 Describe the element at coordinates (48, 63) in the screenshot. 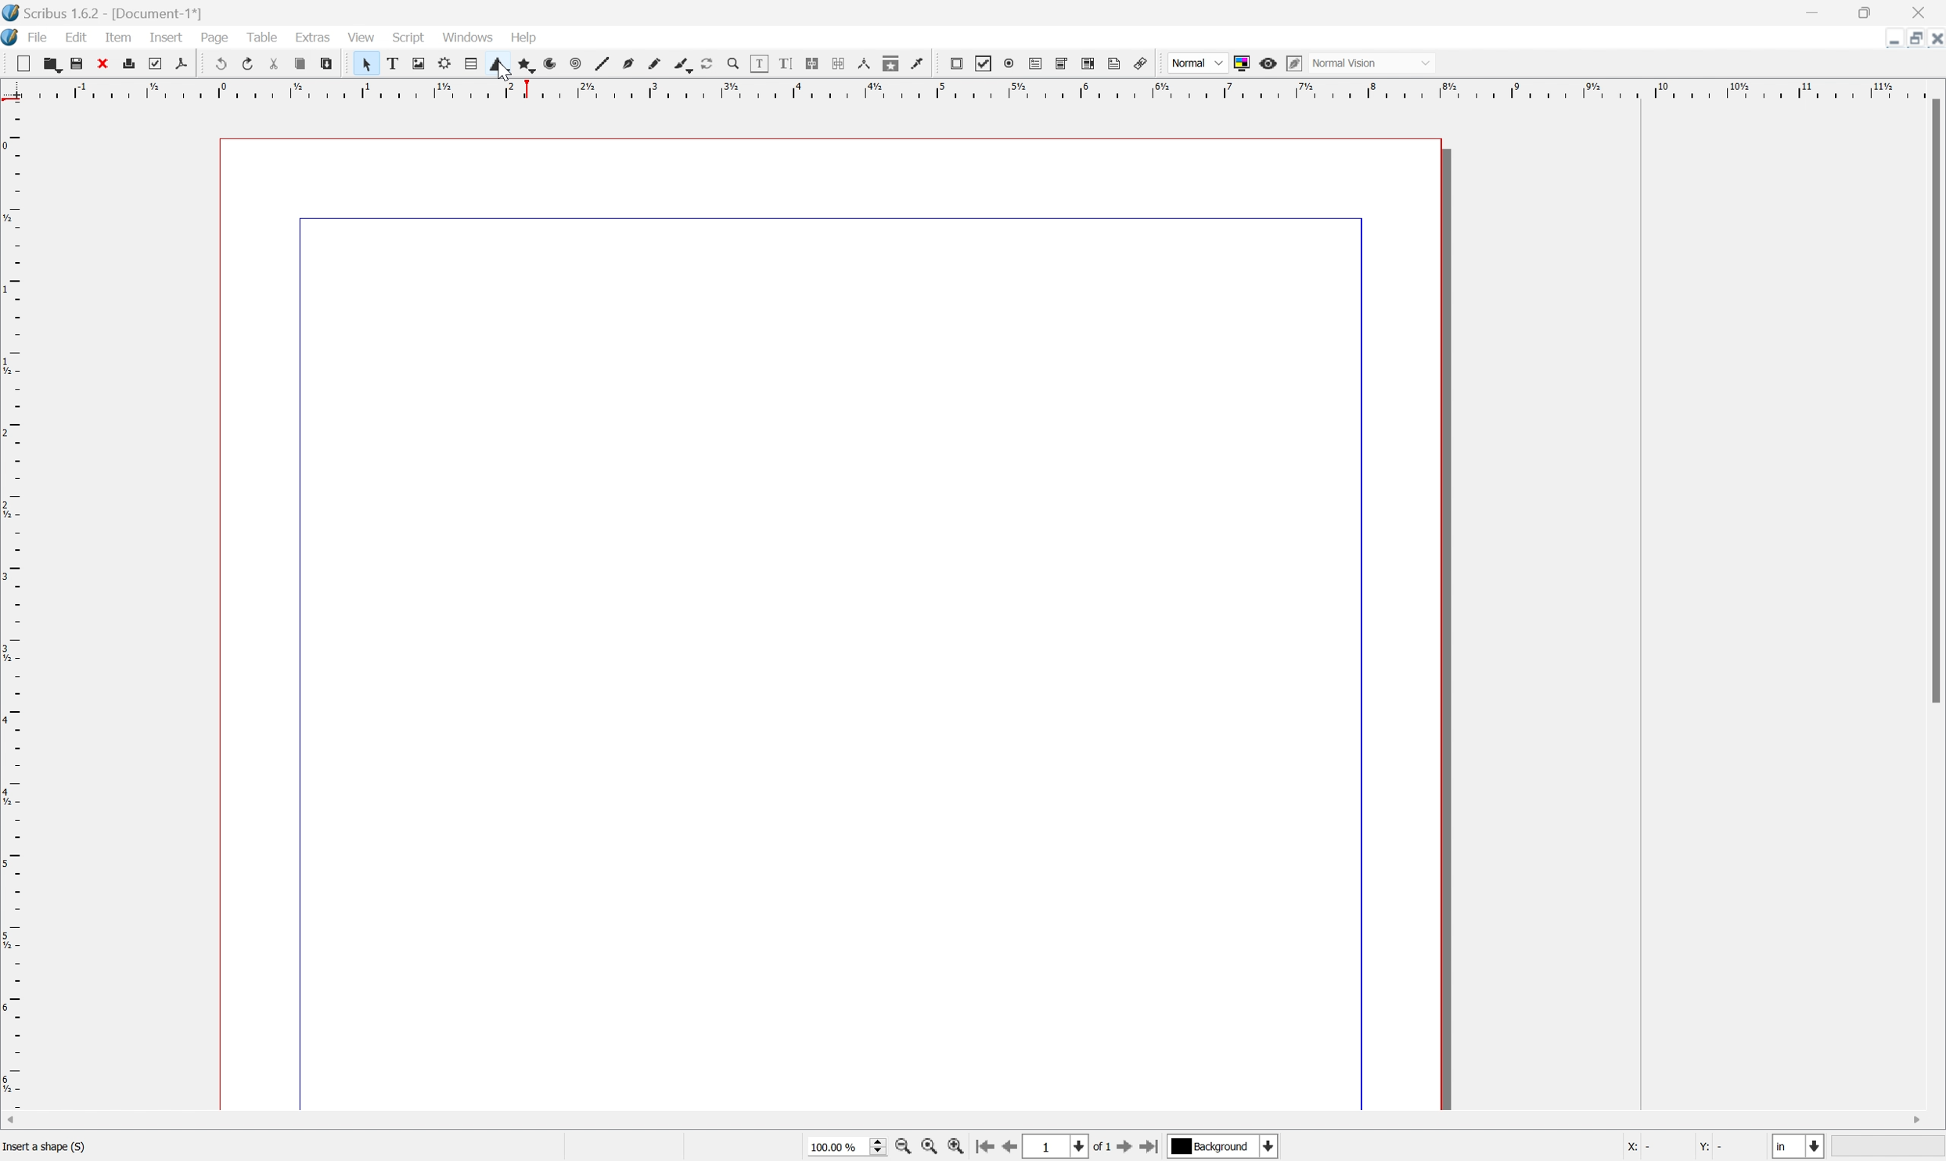

I see `Open` at that location.